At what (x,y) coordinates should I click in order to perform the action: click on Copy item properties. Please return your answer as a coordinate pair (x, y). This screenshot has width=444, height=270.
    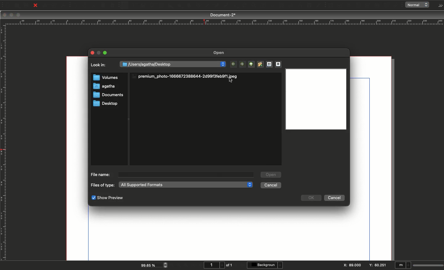
    Looking at the image, I should click on (308, 6).